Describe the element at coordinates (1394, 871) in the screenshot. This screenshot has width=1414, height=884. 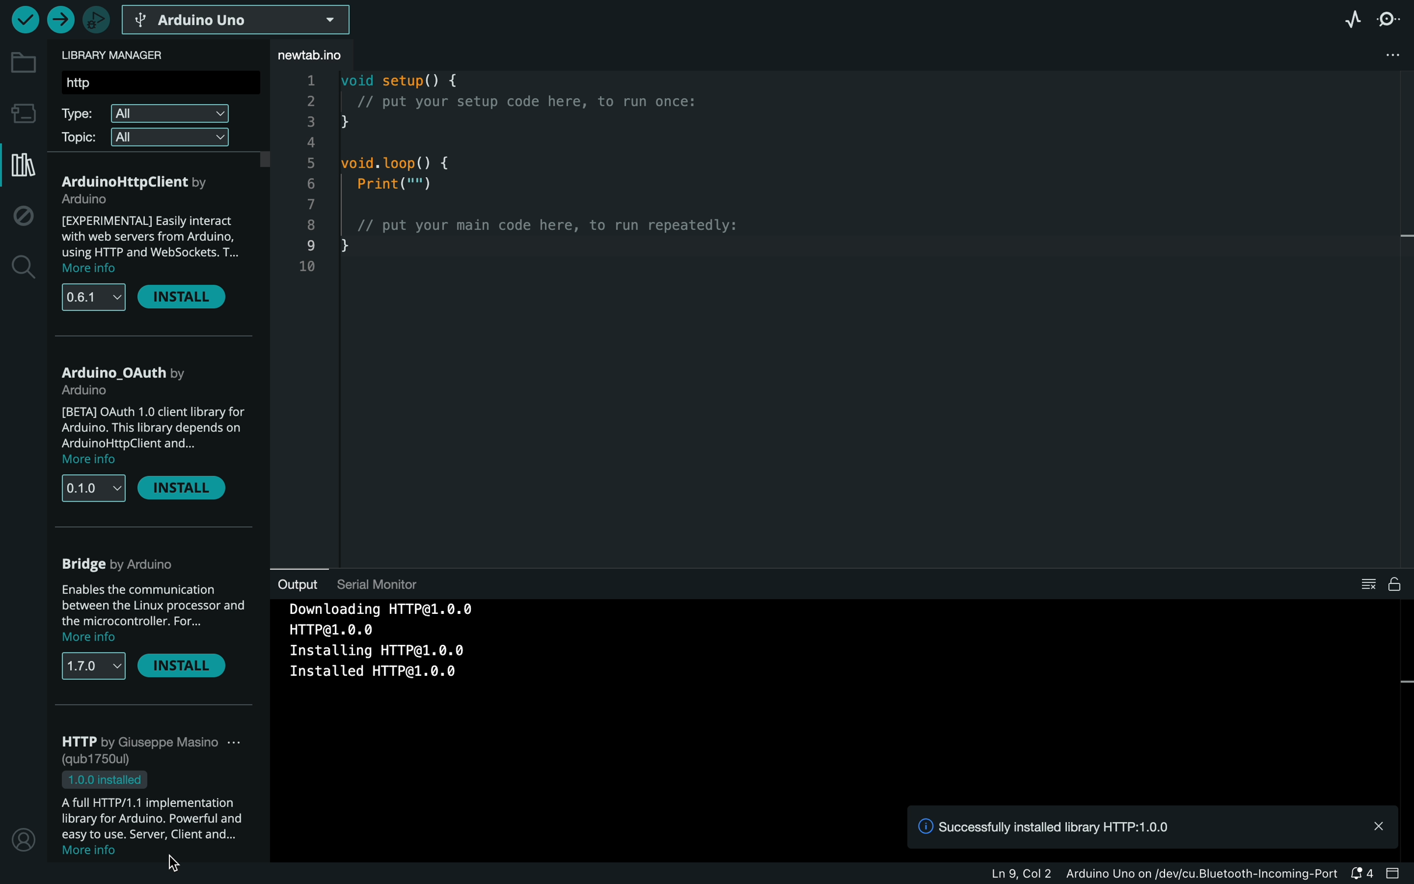
I see `close slide bar` at that location.